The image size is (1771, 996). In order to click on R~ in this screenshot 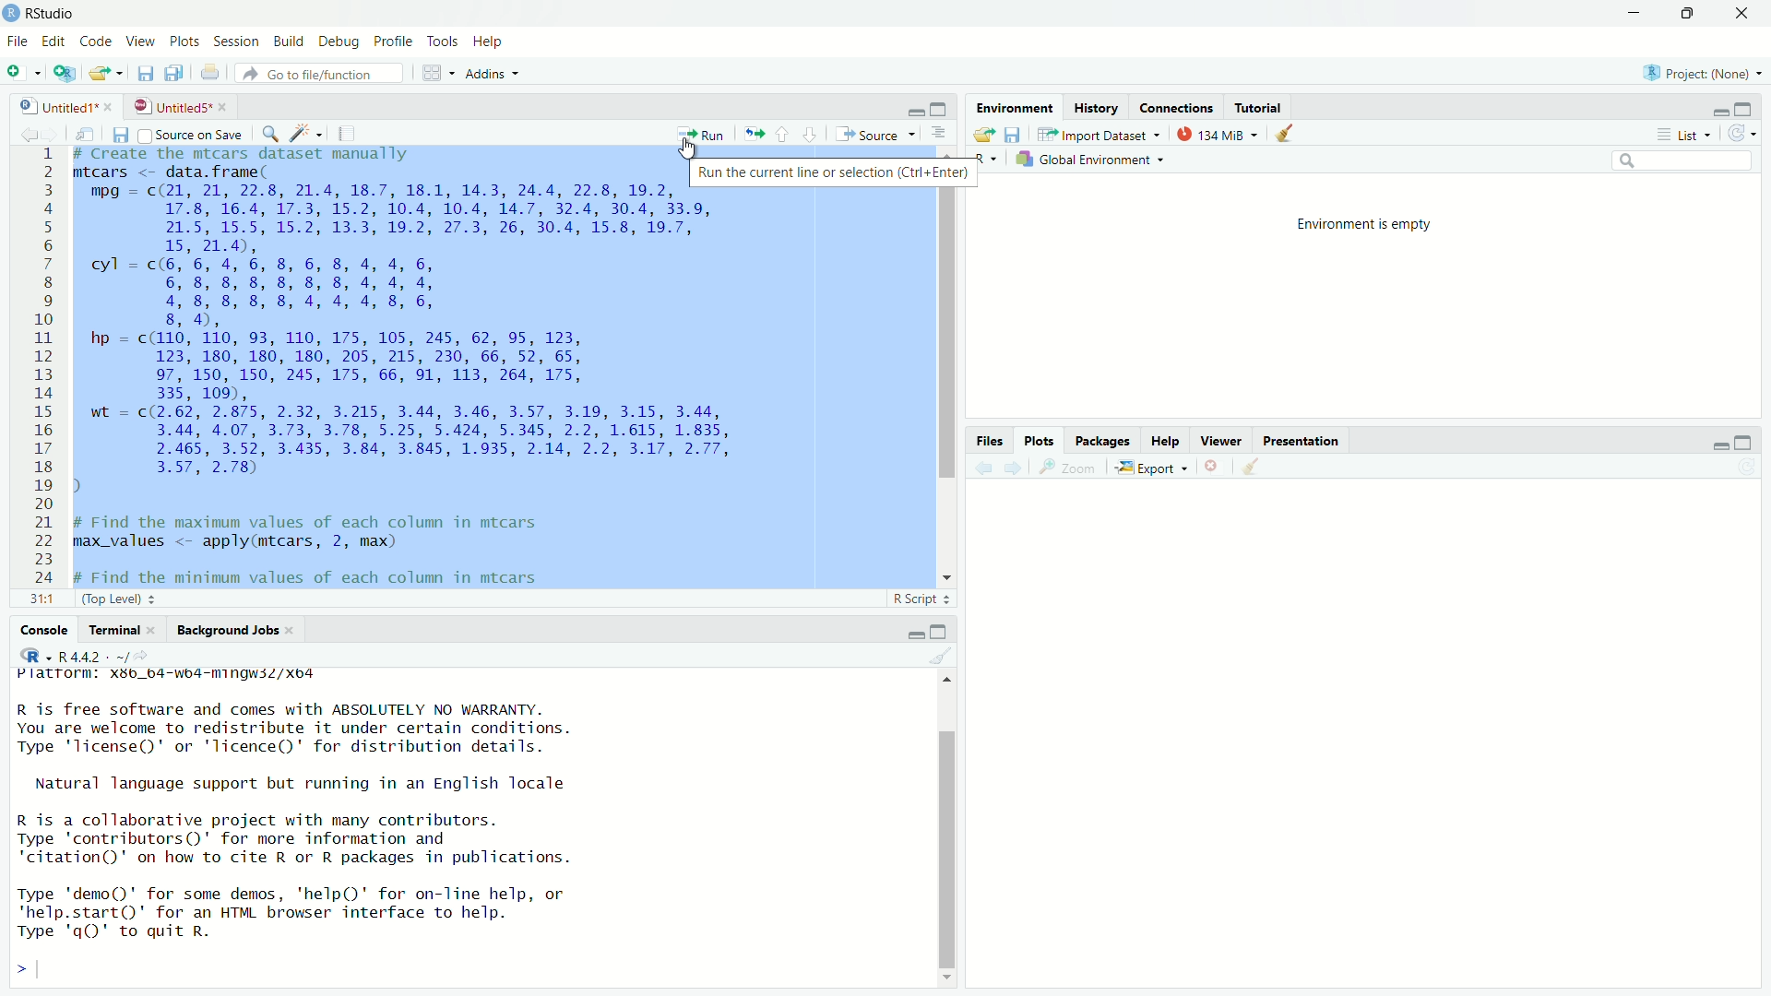, I will do `click(982, 157)`.